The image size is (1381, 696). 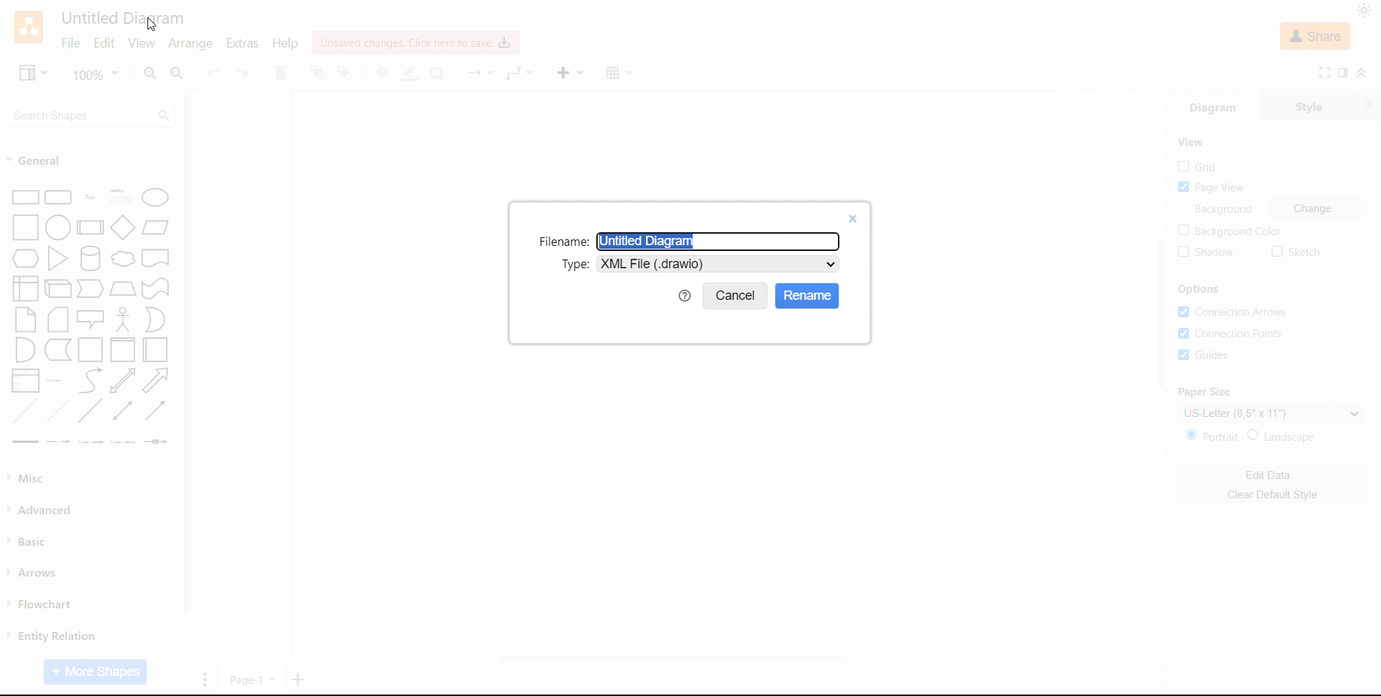 What do you see at coordinates (1213, 105) in the screenshot?
I see `Diagram ` at bounding box center [1213, 105].